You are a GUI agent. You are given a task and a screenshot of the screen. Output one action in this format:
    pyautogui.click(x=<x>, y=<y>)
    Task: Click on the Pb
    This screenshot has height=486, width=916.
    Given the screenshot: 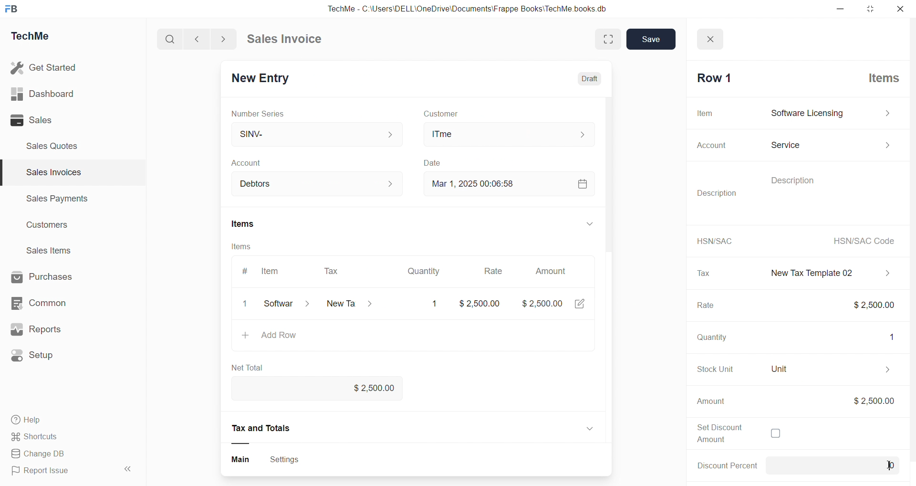 What is the action you would take?
    pyautogui.click(x=848, y=465)
    